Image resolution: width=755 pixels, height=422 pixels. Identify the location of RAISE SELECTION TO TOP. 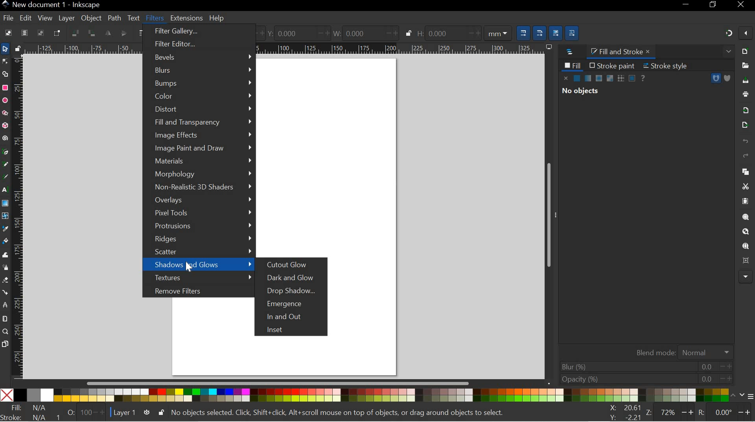
(142, 33).